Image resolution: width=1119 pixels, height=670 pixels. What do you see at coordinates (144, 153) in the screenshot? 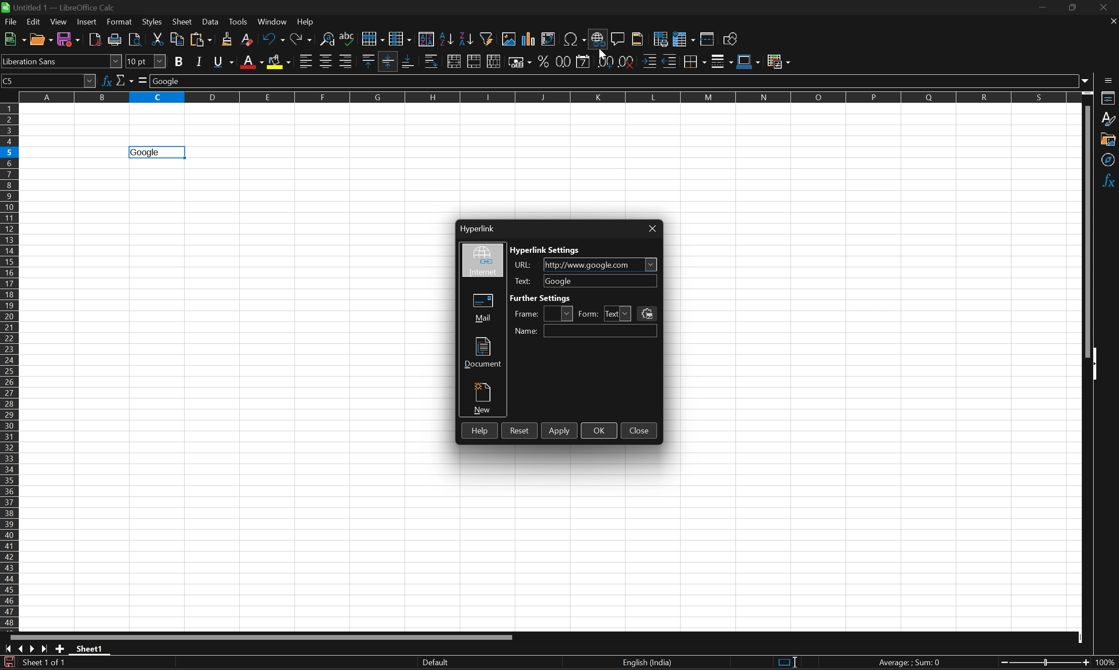
I see `Goolge` at bounding box center [144, 153].